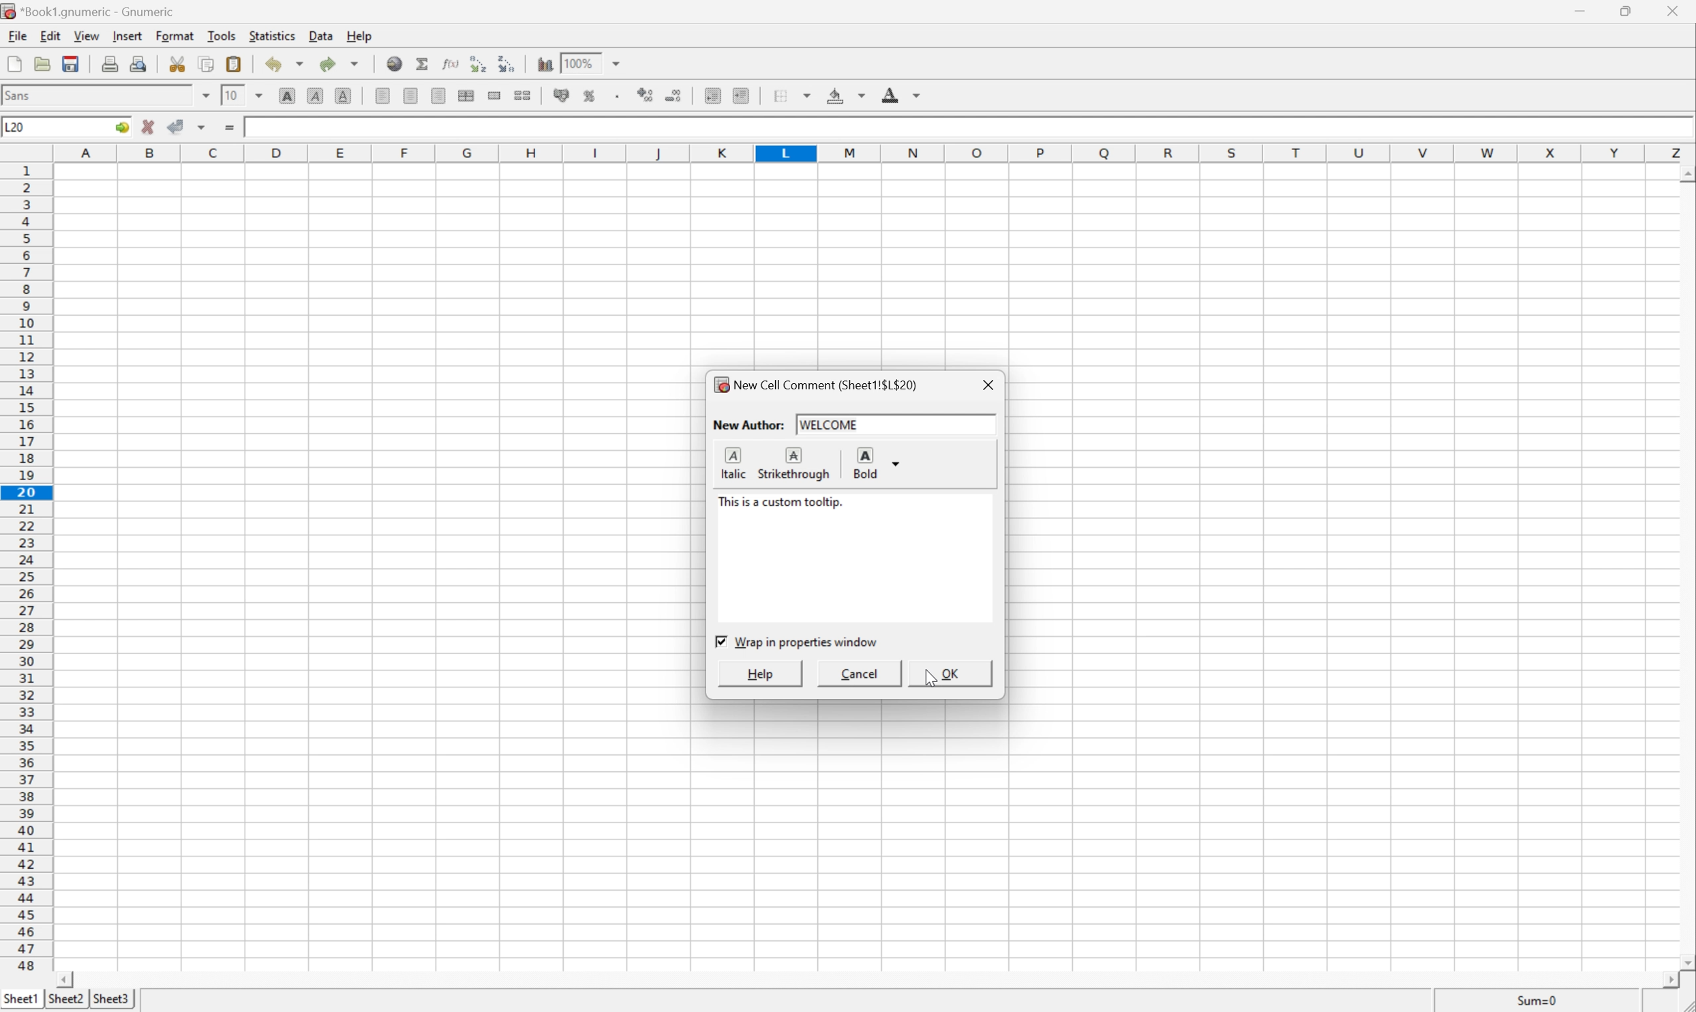  What do you see at coordinates (359, 36) in the screenshot?
I see `Help` at bounding box center [359, 36].